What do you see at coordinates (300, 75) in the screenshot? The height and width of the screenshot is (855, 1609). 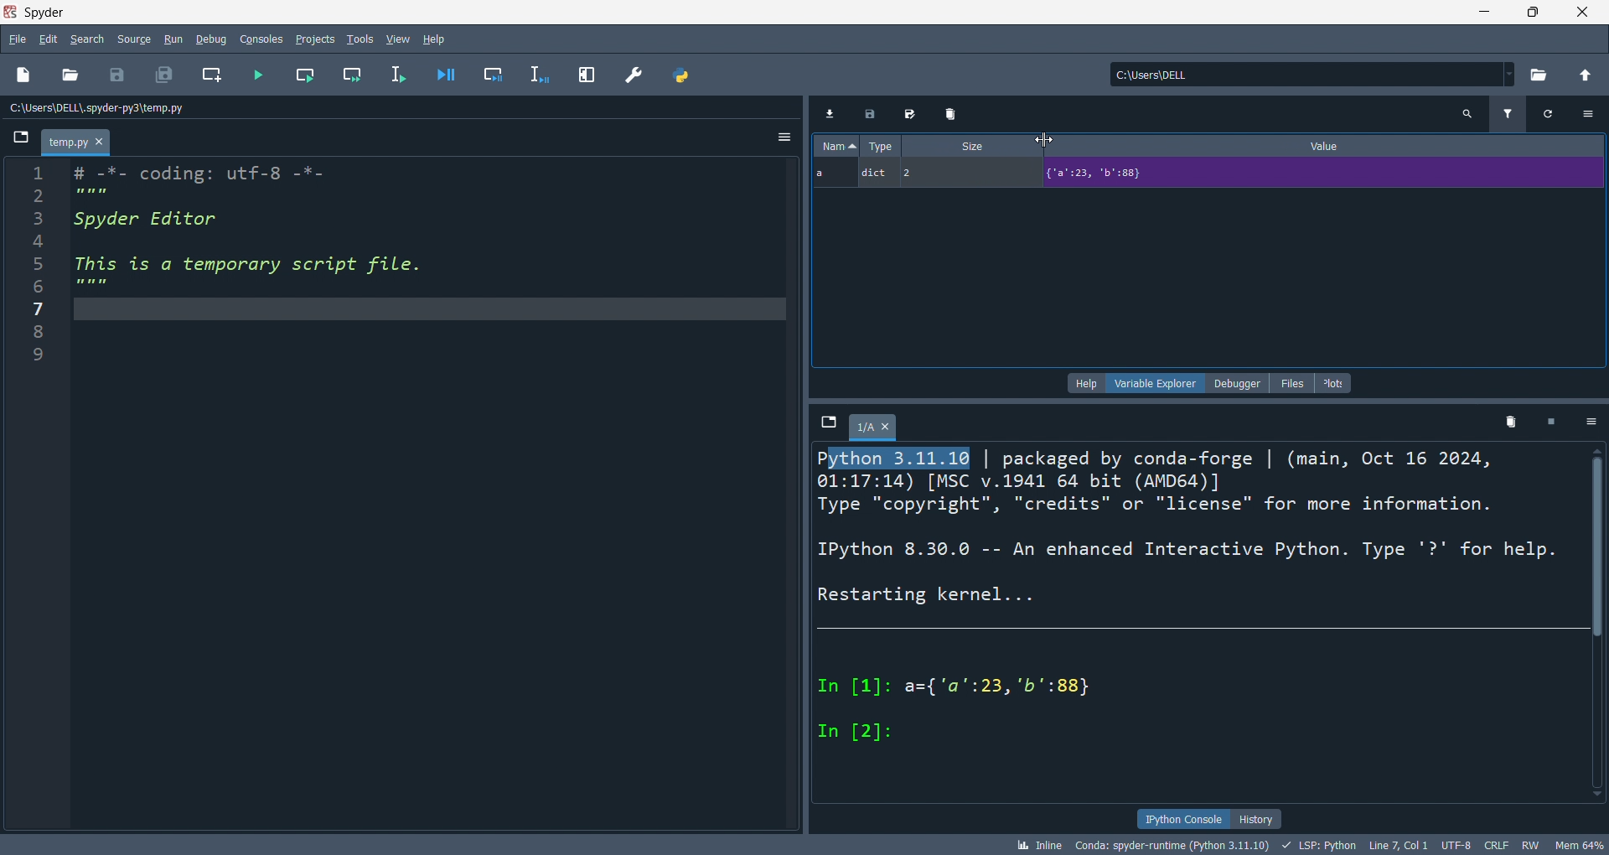 I see `run cell` at bounding box center [300, 75].